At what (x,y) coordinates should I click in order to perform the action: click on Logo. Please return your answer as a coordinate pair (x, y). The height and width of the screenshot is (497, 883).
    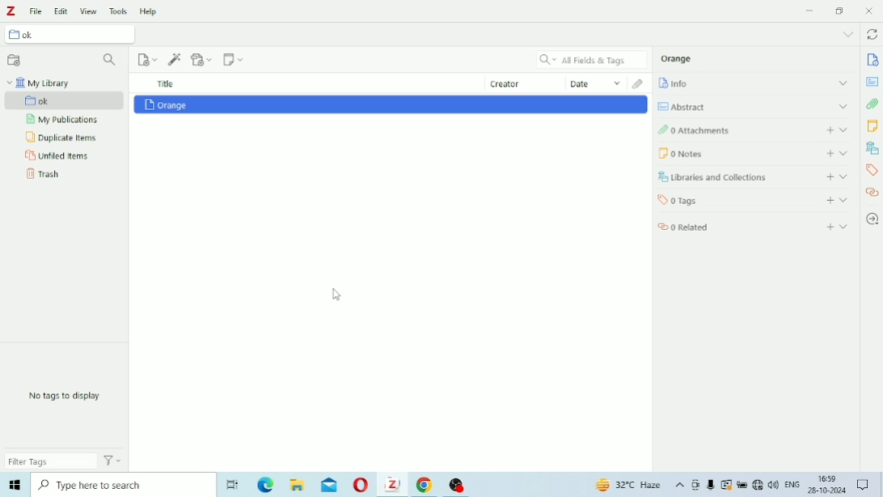
    Looking at the image, I should click on (11, 11).